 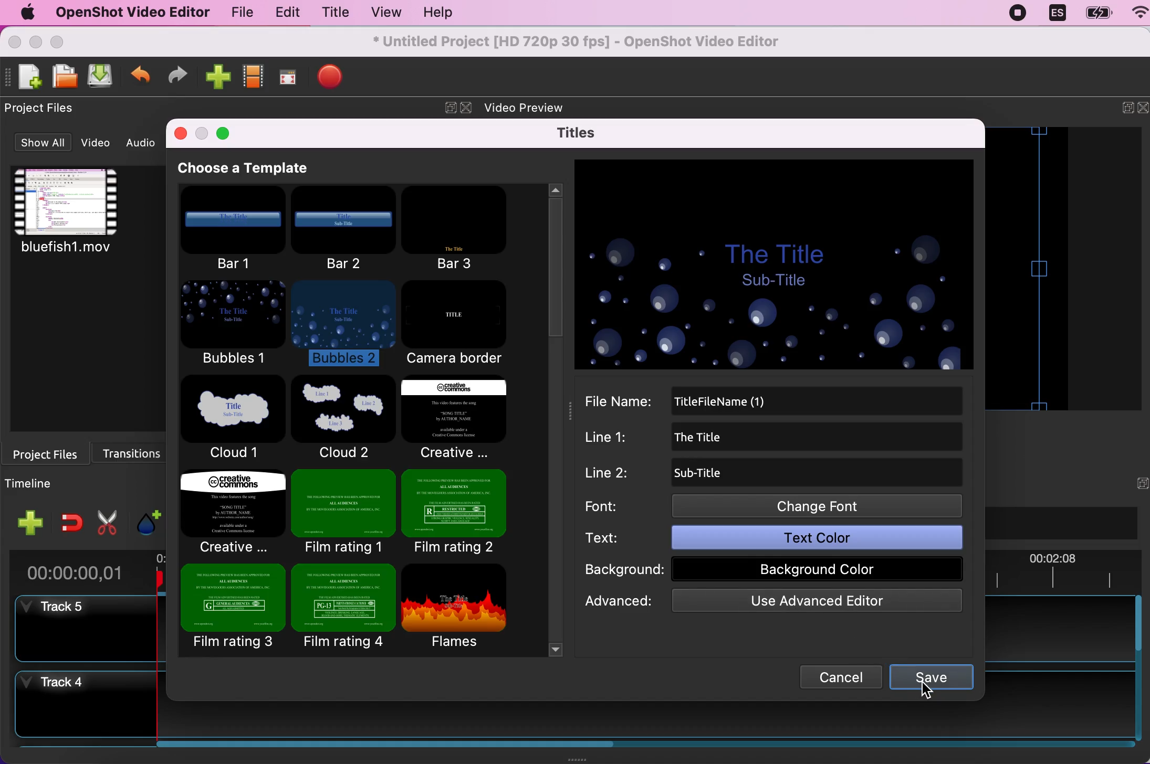 I want to click on save project, so click(x=99, y=77).